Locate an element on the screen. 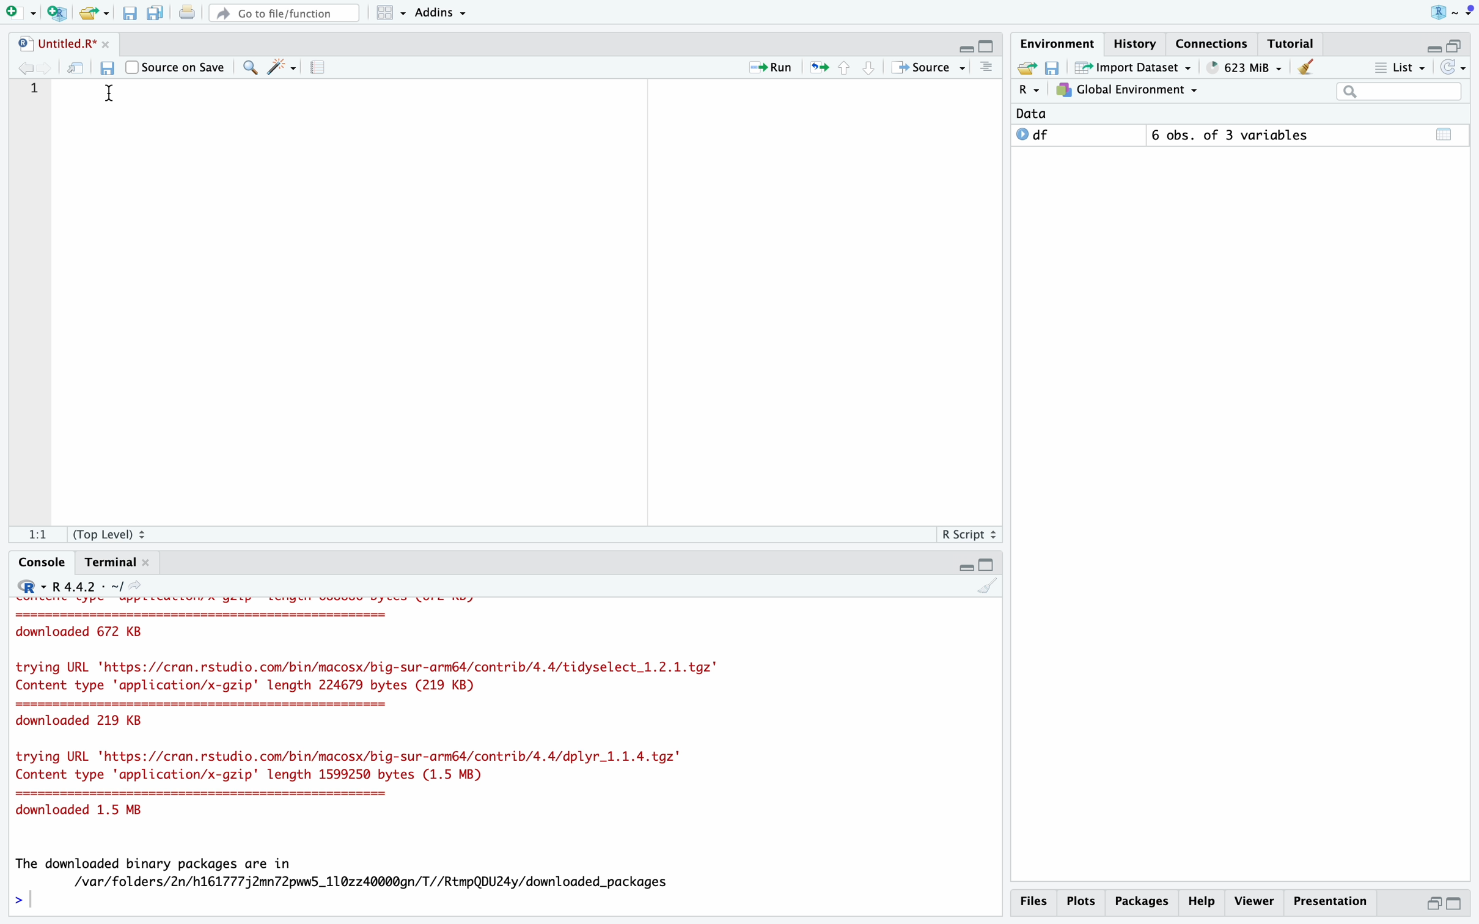 The image size is (1479, 924). Tutorial is located at coordinates (1287, 43).